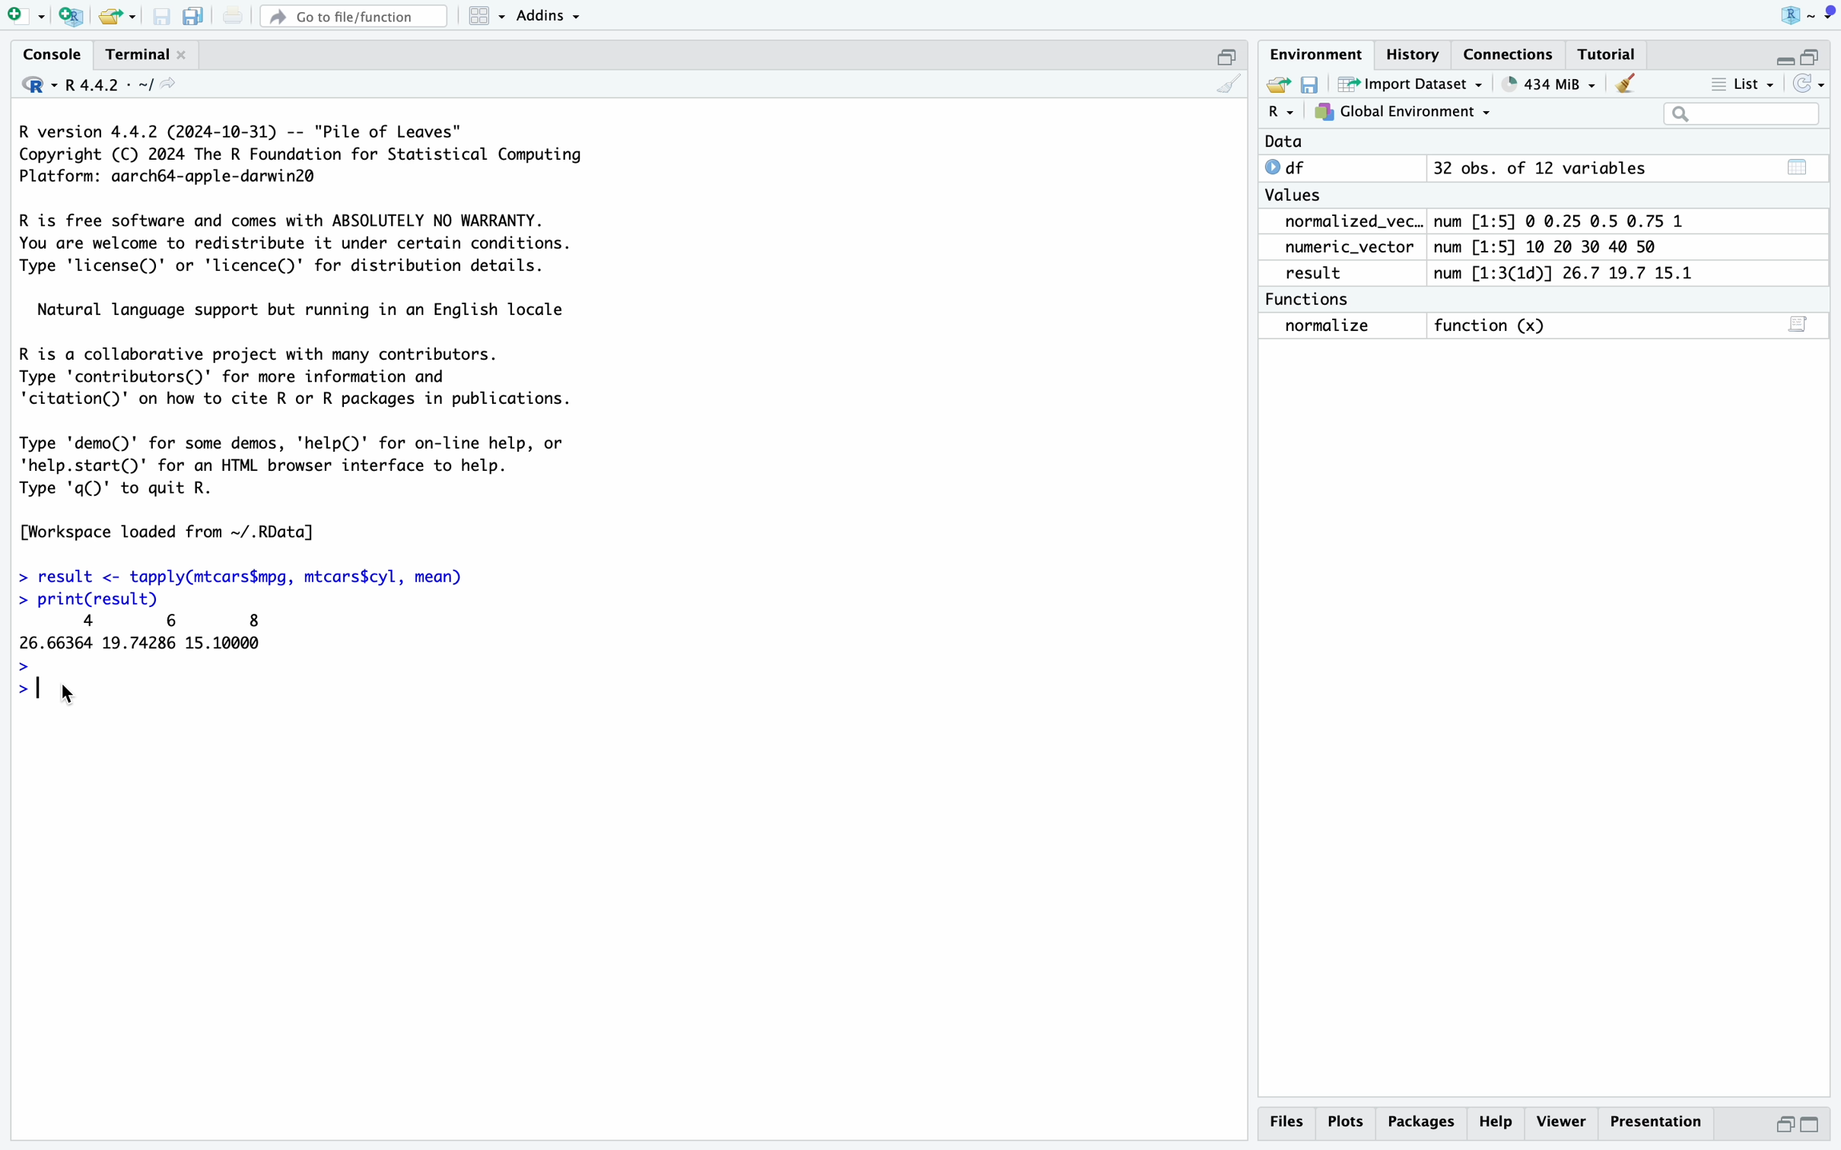 The height and width of the screenshot is (1150, 1841). What do you see at coordinates (119, 85) in the screenshot?
I see `R4.4.2 - ~/` at bounding box center [119, 85].